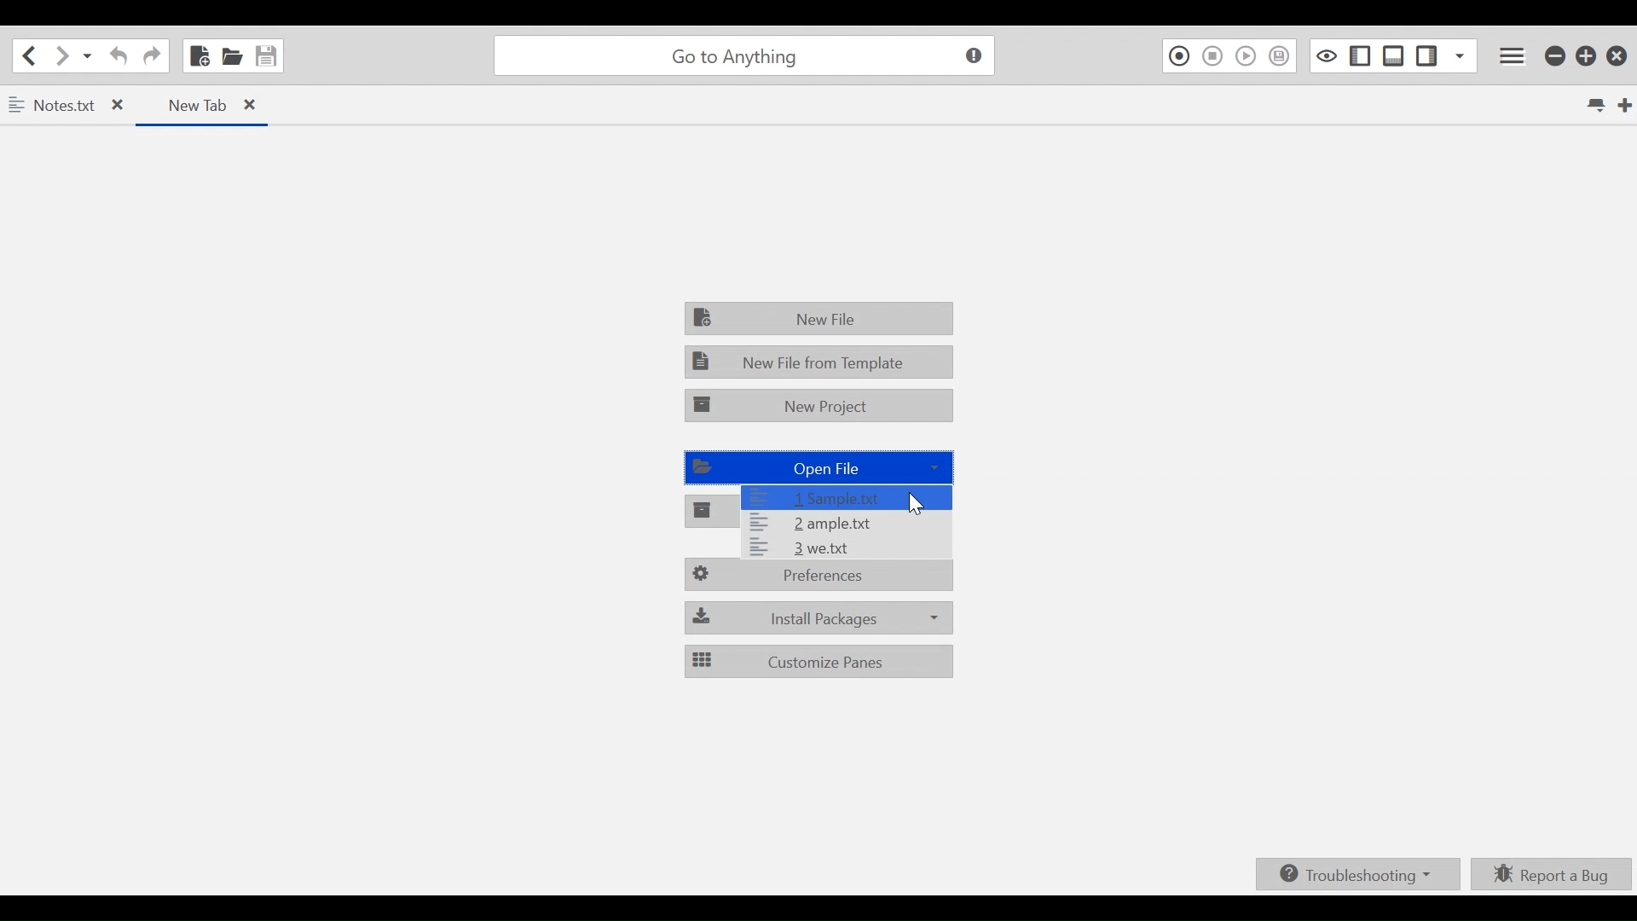 This screenshot has width=1637, height=921. I want to click on Show Specific Sidebar, so click(1461, 55).